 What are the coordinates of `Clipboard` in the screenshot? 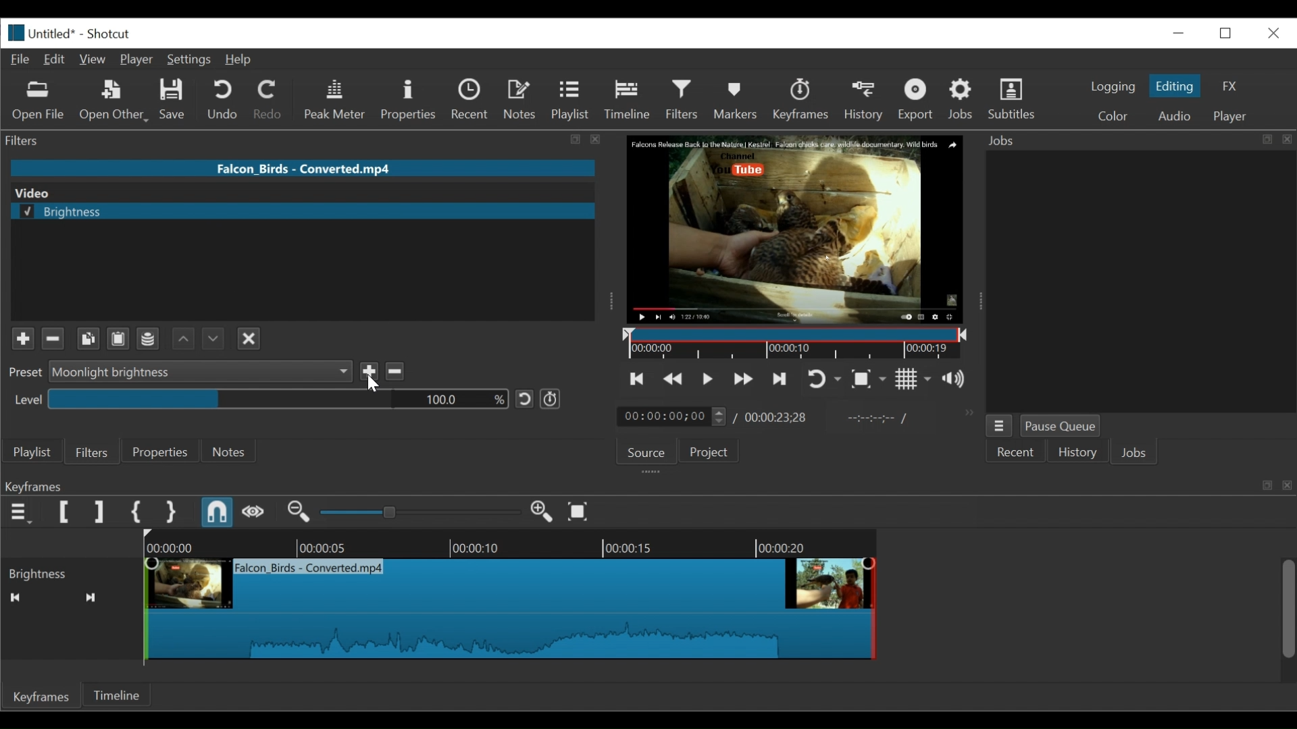 It's located at (117, 340).